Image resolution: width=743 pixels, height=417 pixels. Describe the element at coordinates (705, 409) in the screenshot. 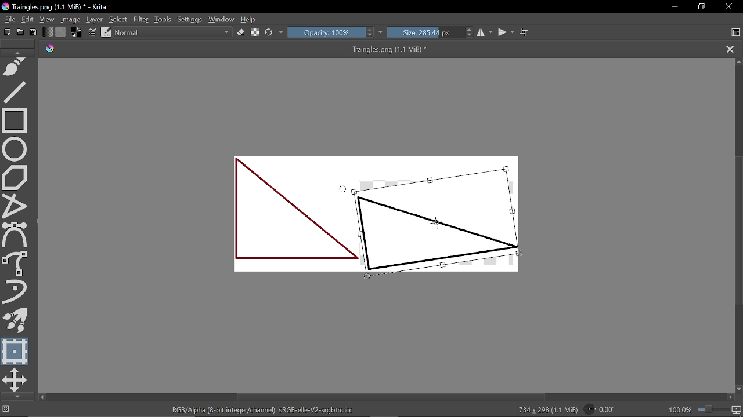

I see `100.0%` at that location.